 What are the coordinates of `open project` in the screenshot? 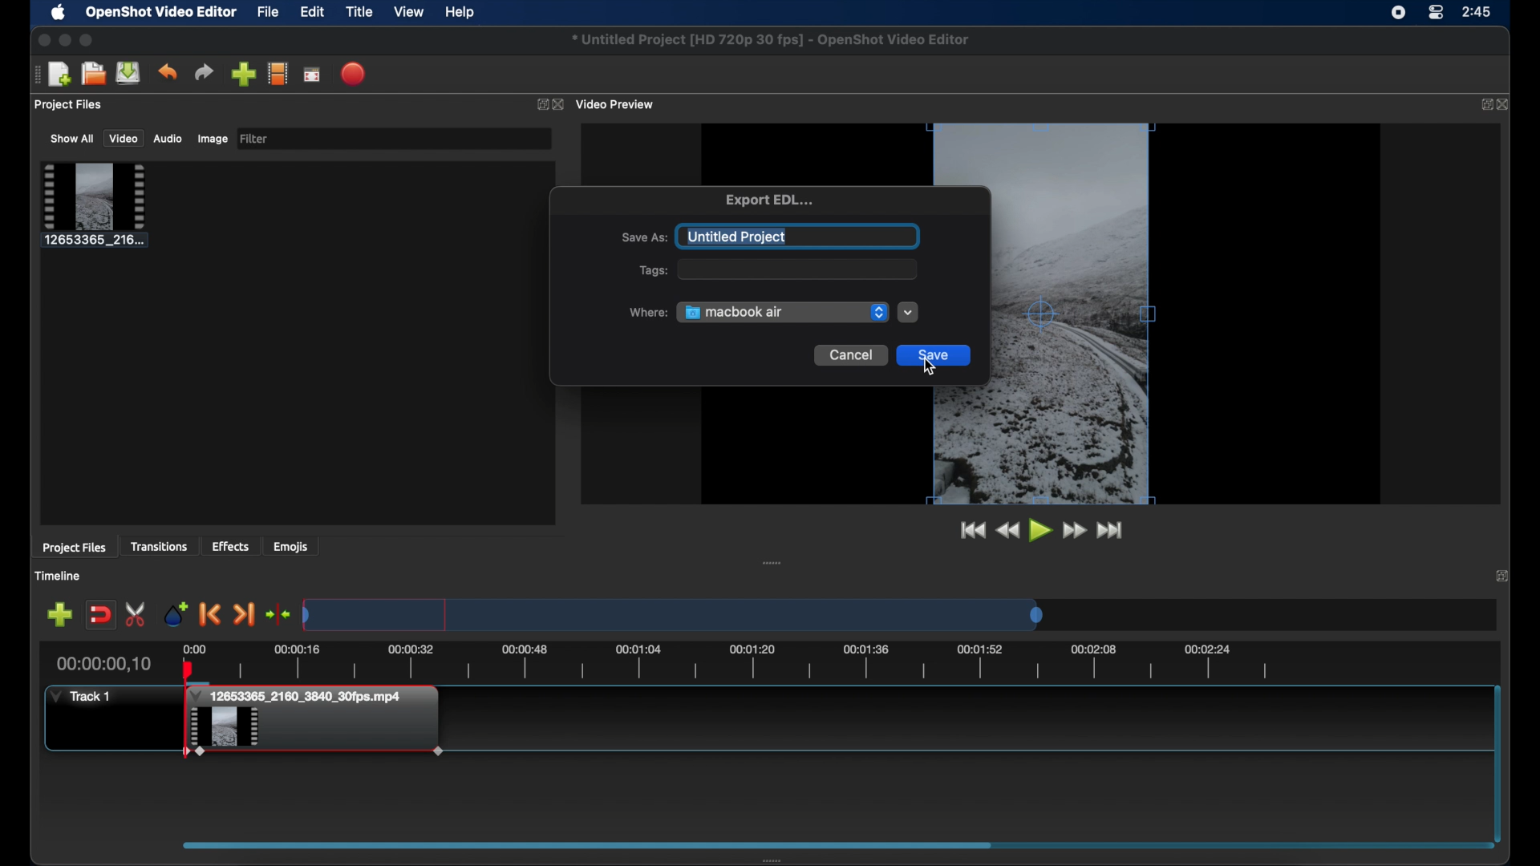 It's located at (94, 73).